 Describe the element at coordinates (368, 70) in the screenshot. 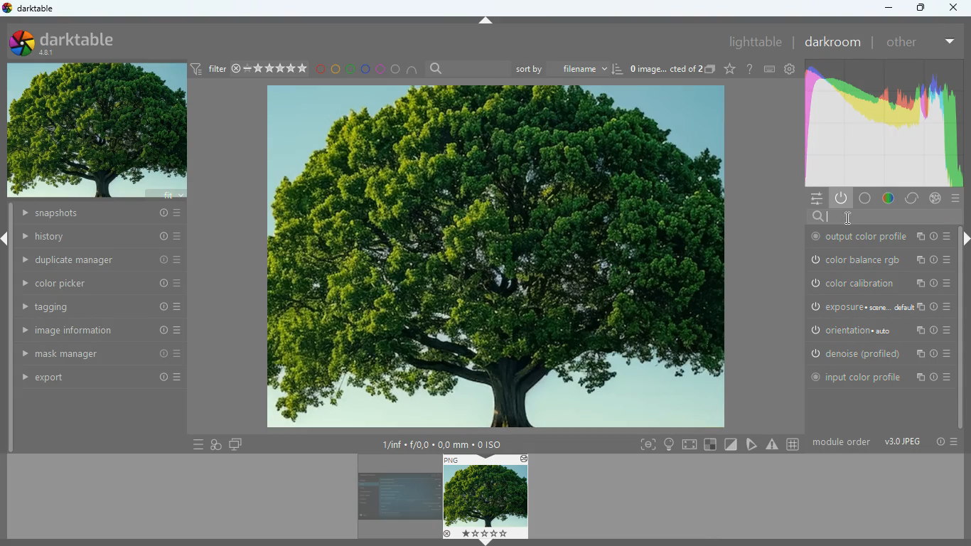

I see `blue` at that location.